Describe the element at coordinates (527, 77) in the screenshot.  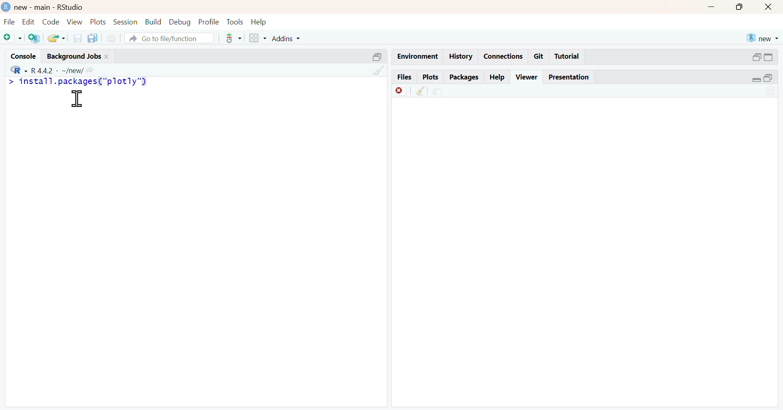
I see `viewer` at that location.